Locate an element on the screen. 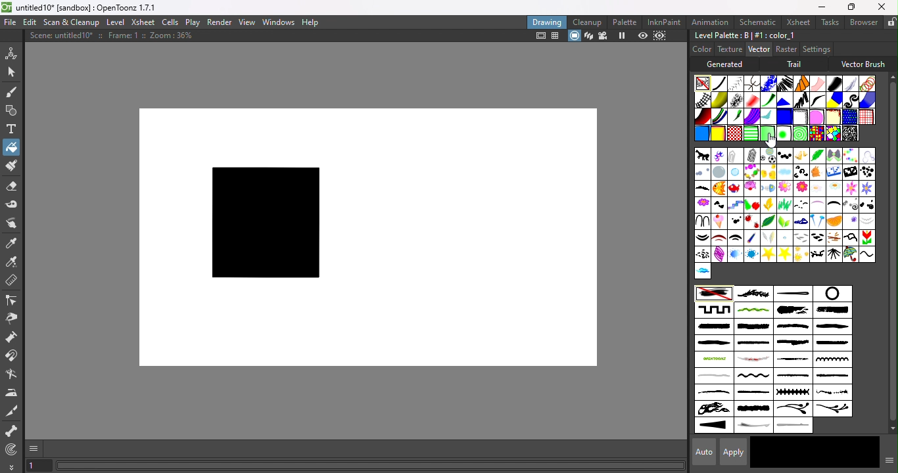  big_ is located at coordinates (817, 155).